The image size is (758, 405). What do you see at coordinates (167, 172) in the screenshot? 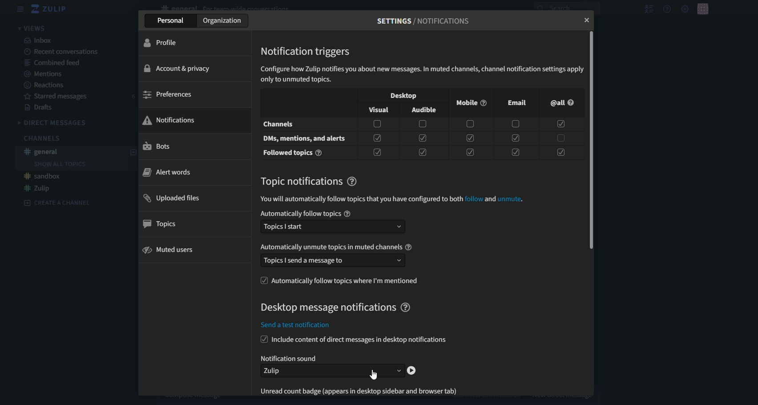
I see `alert words` at bounding box center [167, 172].